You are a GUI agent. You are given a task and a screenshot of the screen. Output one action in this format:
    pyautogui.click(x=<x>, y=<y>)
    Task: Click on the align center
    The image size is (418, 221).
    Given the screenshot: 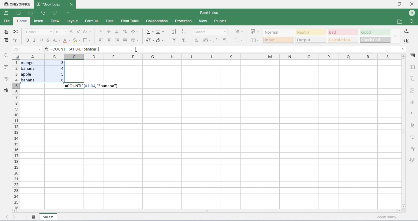 What is the action you would take?
    pyautogui.click(x=110, y=40)
    